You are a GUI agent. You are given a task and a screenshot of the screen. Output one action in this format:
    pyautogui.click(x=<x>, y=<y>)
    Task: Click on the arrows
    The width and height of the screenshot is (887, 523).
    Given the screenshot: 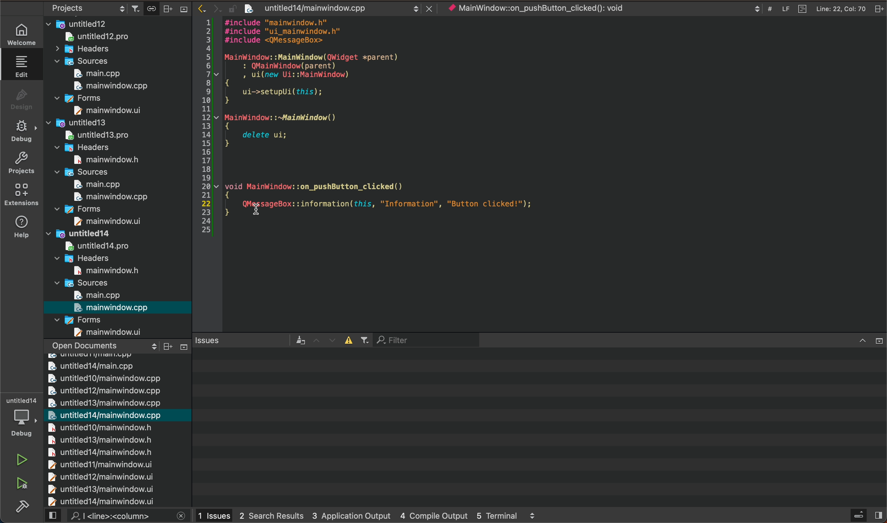 What is the action you would take?
    pyautogui.click(x=210, y=8)
    